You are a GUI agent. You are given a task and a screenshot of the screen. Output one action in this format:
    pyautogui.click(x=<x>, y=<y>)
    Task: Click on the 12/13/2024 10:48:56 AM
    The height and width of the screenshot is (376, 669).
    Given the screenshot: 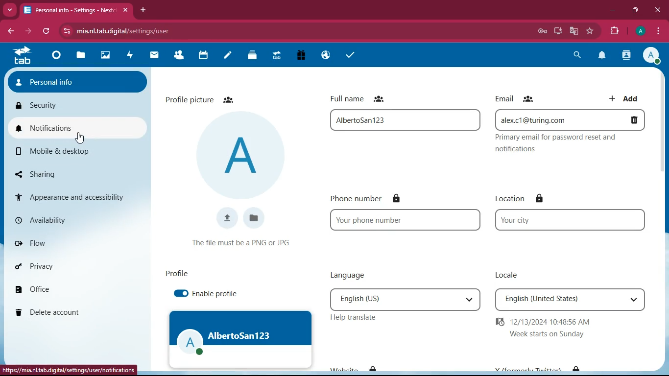 What is the action you would take?
    pyautogui.click(x=537, y=322)
    